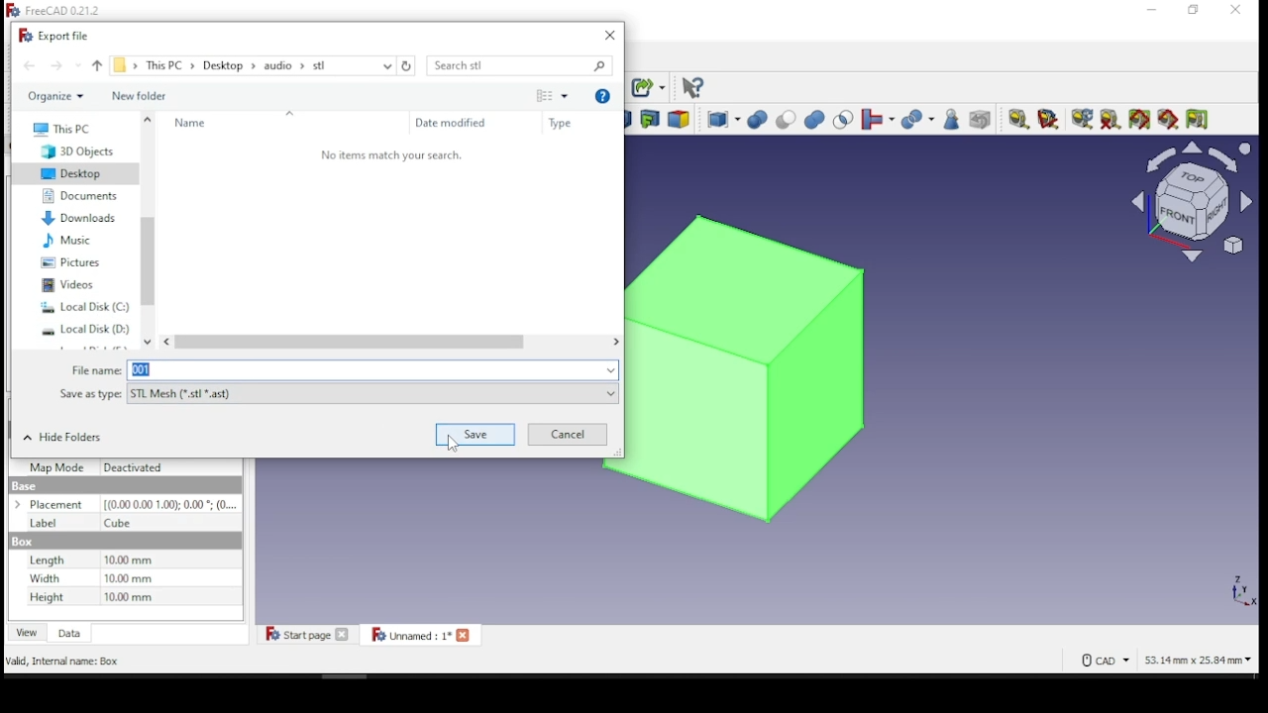 The height and width of the screenshot is (713, 1268). What do you see at coordinates (62, 62) in the screenshot?
I see `forward` at bounding box center [62, 62].